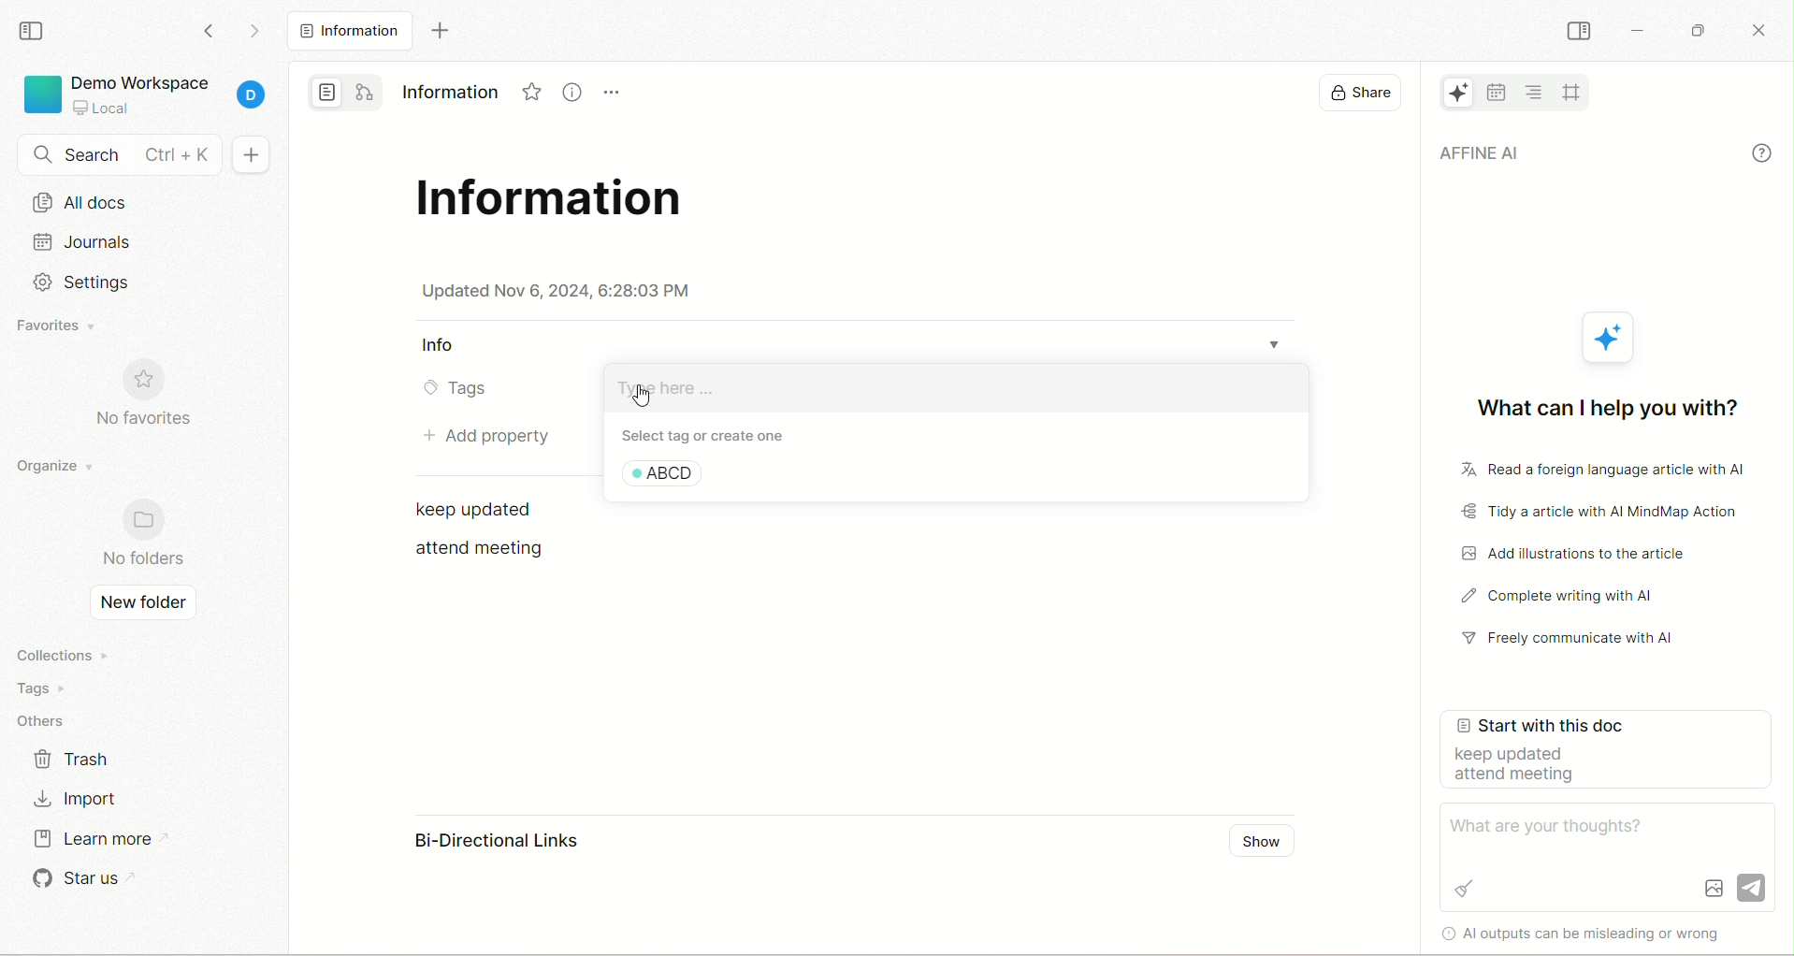 Image resolution: width=1794 pixels, height=956 pixels. What do you see at coordinates (484, 509) in the screenshot?
I see `text` at bounding box center [484, 509].